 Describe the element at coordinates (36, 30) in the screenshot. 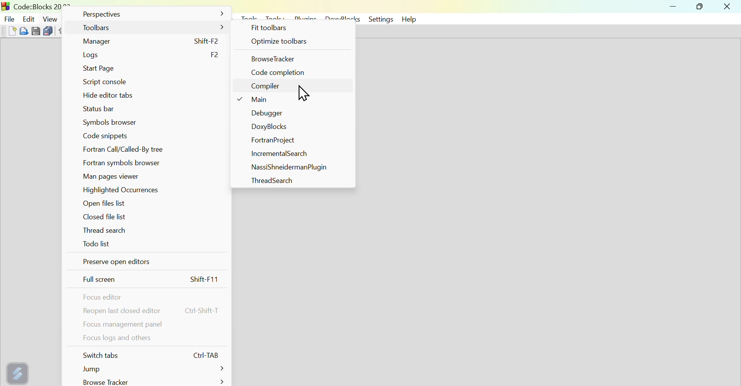

I see `` at that location.